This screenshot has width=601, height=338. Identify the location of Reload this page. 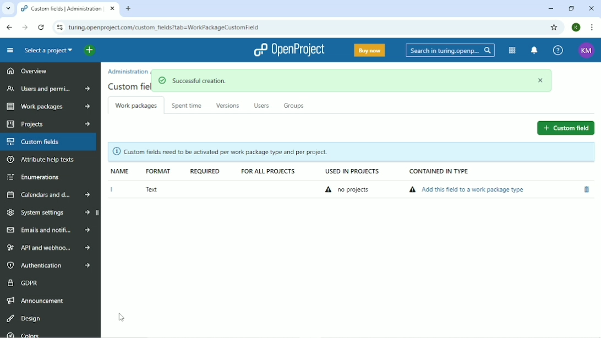
(42, 27).